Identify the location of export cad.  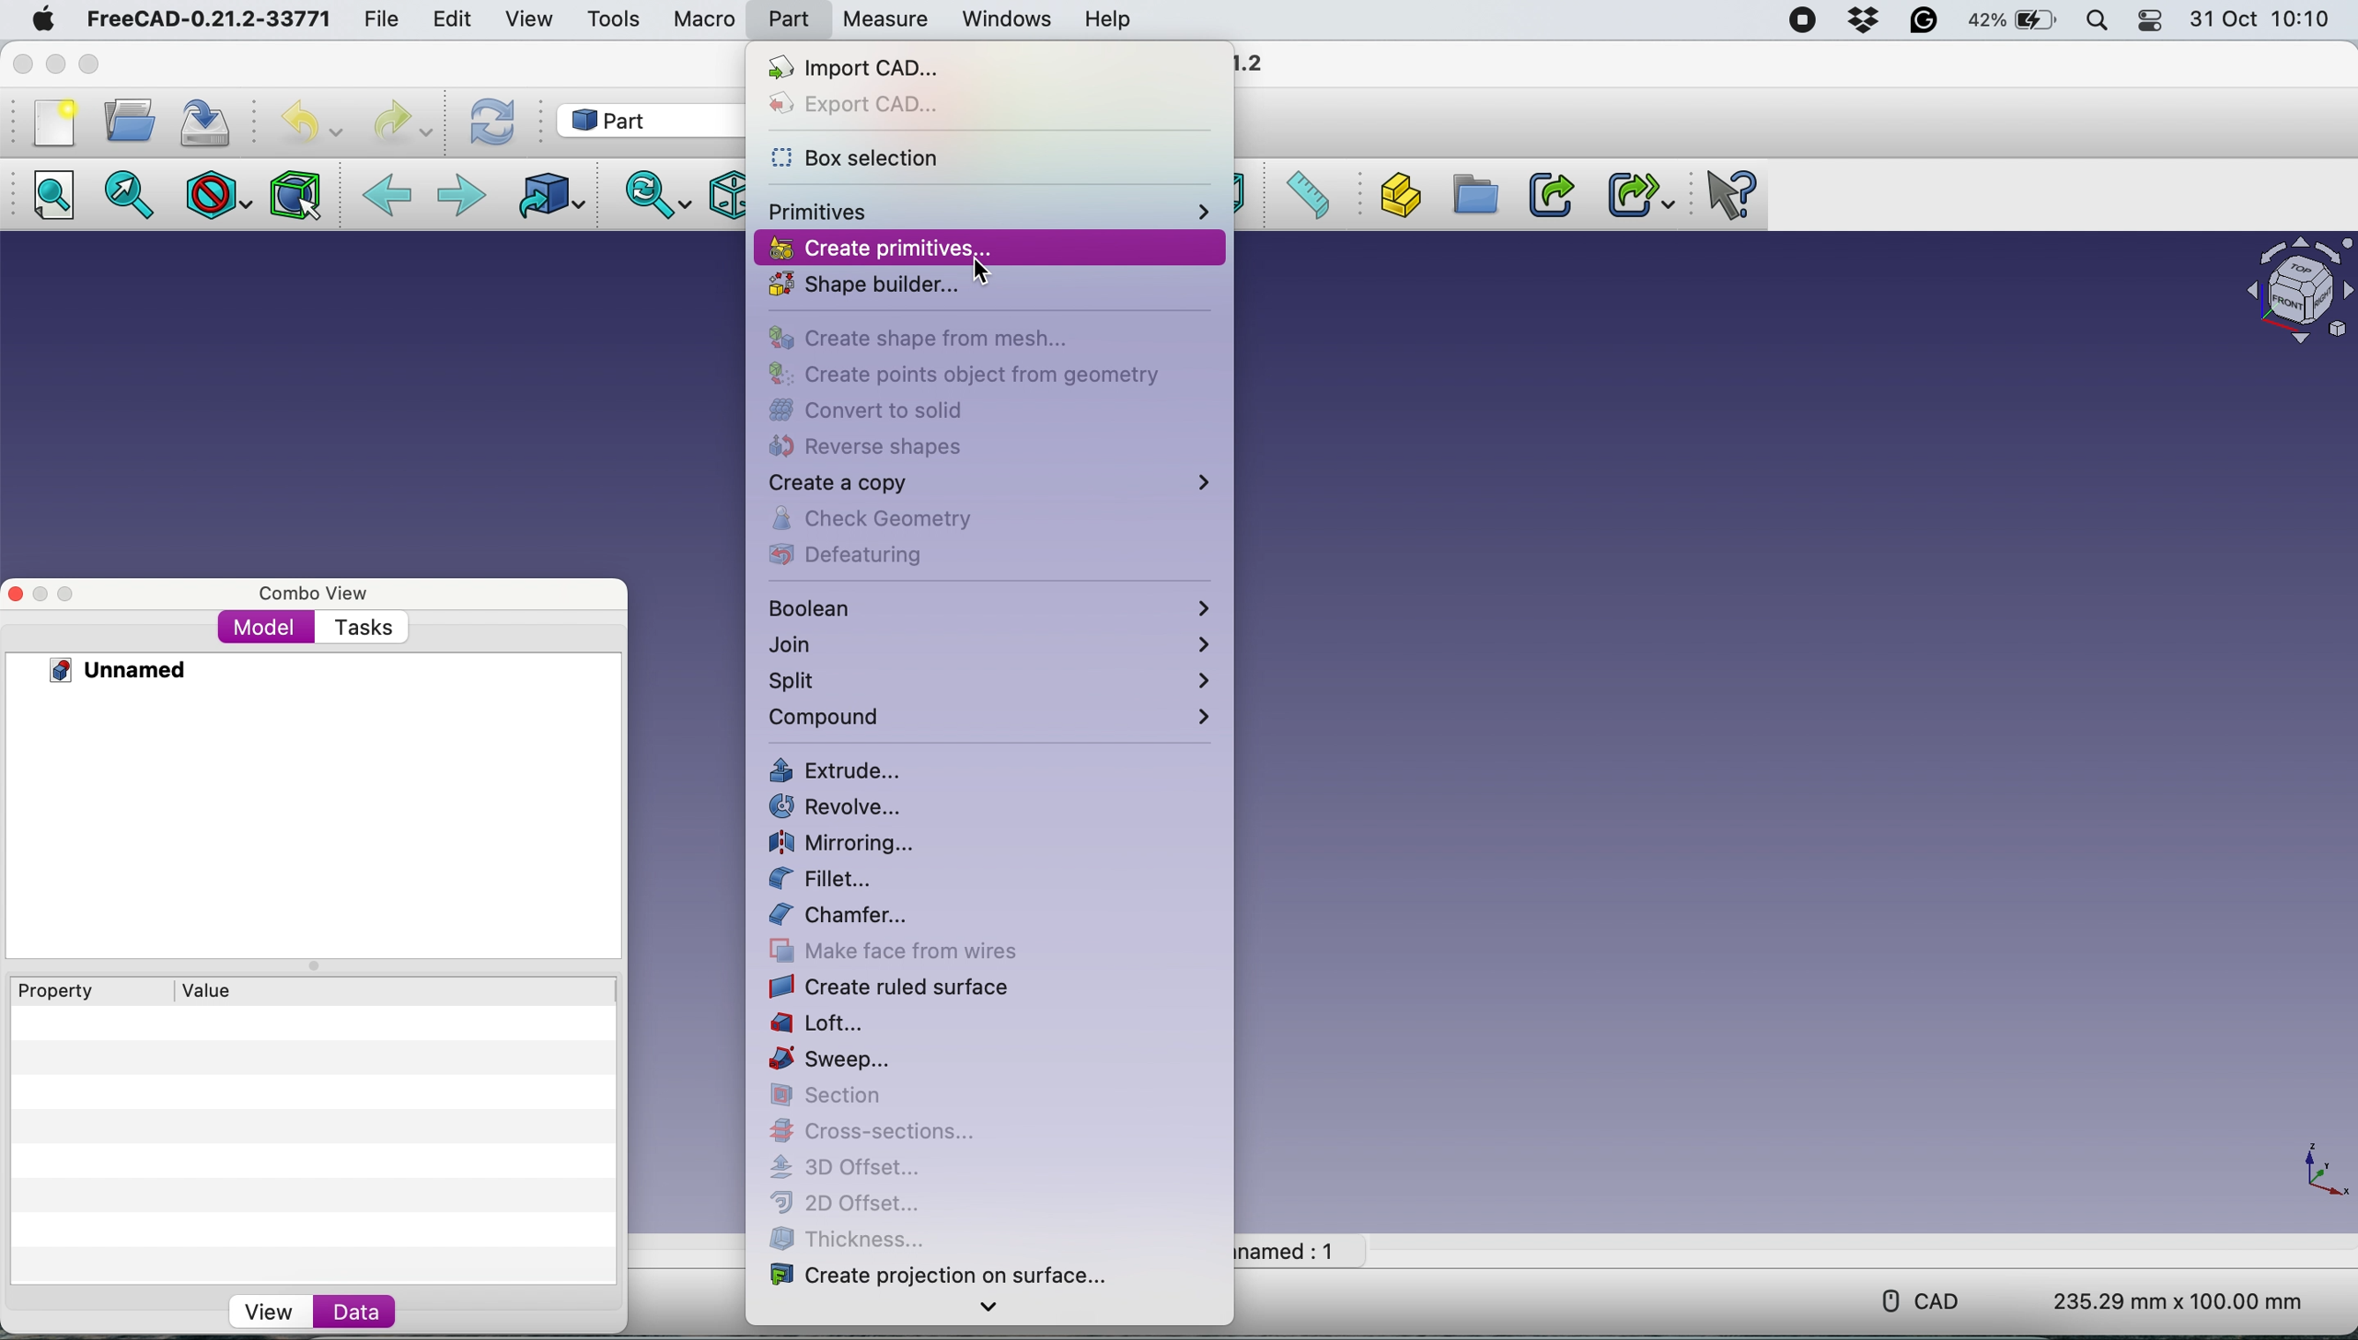
(879, 107).